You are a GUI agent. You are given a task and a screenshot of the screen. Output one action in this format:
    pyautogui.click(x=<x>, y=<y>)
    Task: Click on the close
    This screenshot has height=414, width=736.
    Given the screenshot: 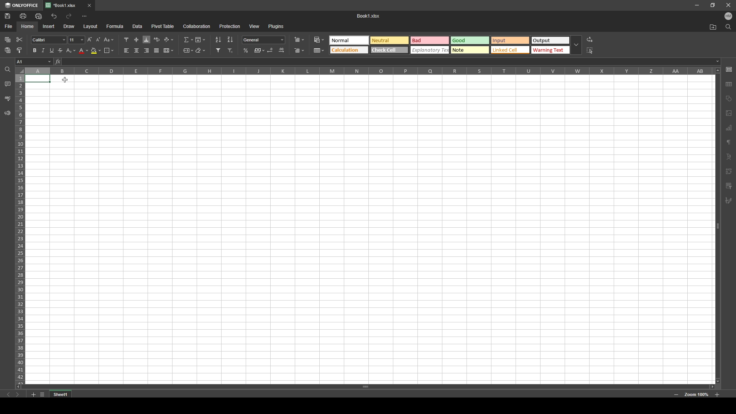 What is the action you would take?
    pyautogui.click(x=728, y=5)
    